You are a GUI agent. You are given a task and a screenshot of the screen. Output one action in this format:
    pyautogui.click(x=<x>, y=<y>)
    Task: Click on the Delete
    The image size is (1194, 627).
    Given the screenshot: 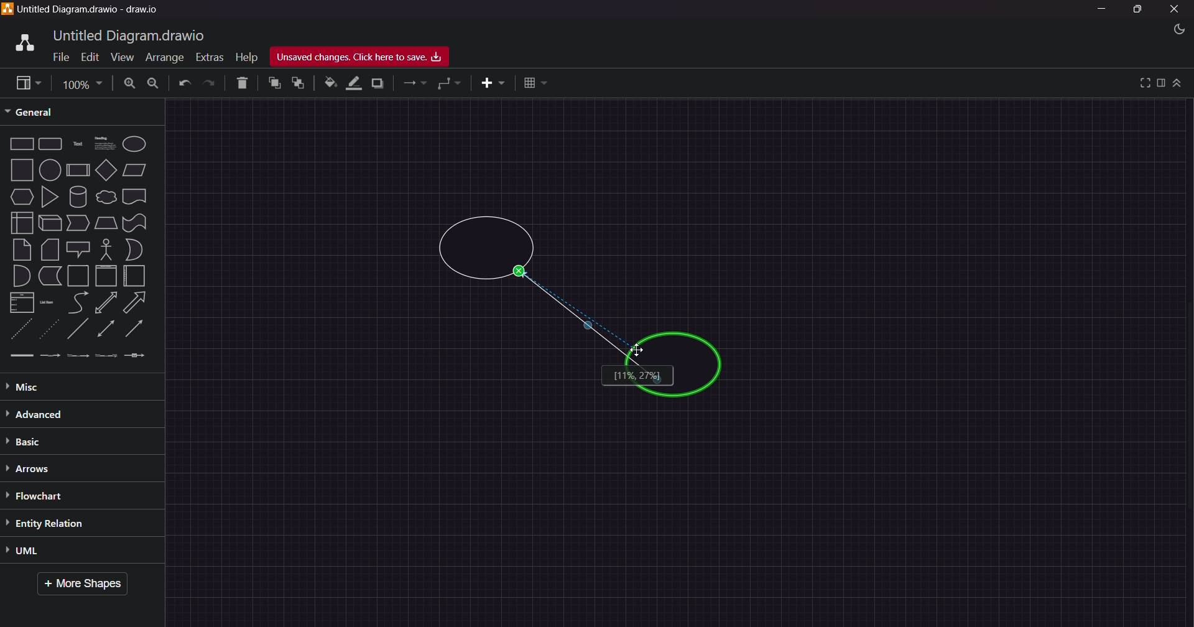 What is the action you would take?
    pyautogui.click(x=239, y=83)
    